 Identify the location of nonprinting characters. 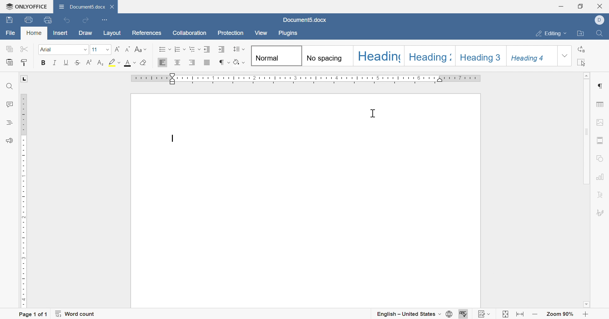
(224, 62).